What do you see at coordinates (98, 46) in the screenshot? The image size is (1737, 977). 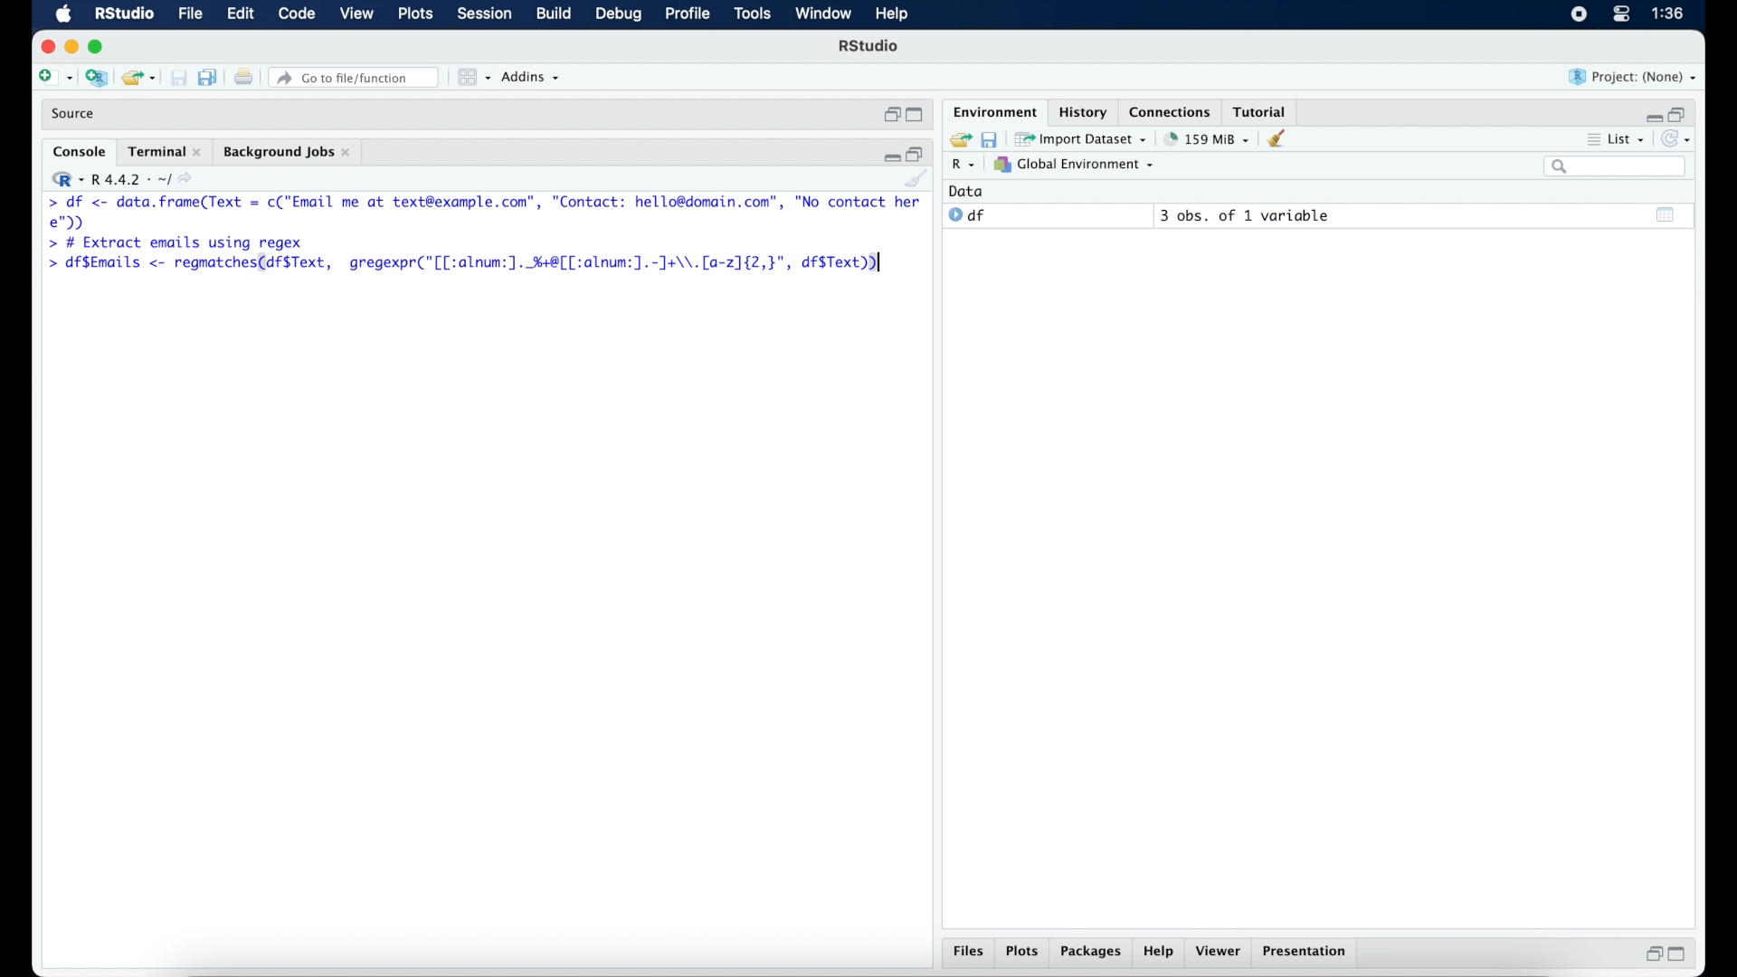 I see `maximize` at bounding box center [98, 46].